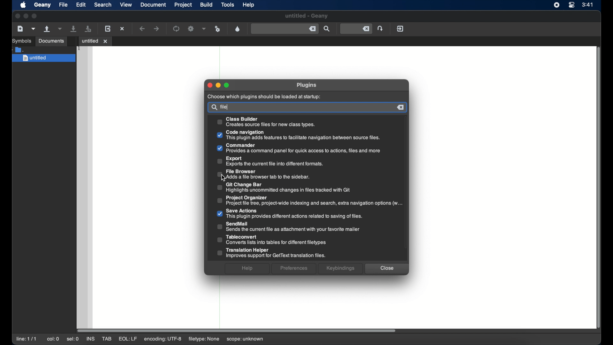 The height and width of the screenshot is (345, 613). What do you see at coordinates (95, 40) in the screenshot?
I see `untitled 1` at bounding box center [95, 40].